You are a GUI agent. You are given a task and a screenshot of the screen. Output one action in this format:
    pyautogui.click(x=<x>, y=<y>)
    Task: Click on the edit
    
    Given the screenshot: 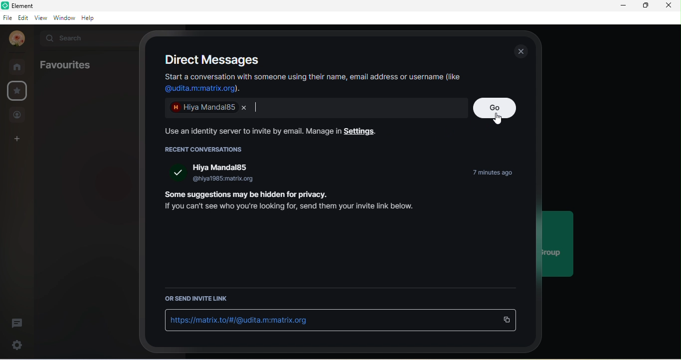 What is the action you would take?
    pyautogui.click(x=23, y=17)
    